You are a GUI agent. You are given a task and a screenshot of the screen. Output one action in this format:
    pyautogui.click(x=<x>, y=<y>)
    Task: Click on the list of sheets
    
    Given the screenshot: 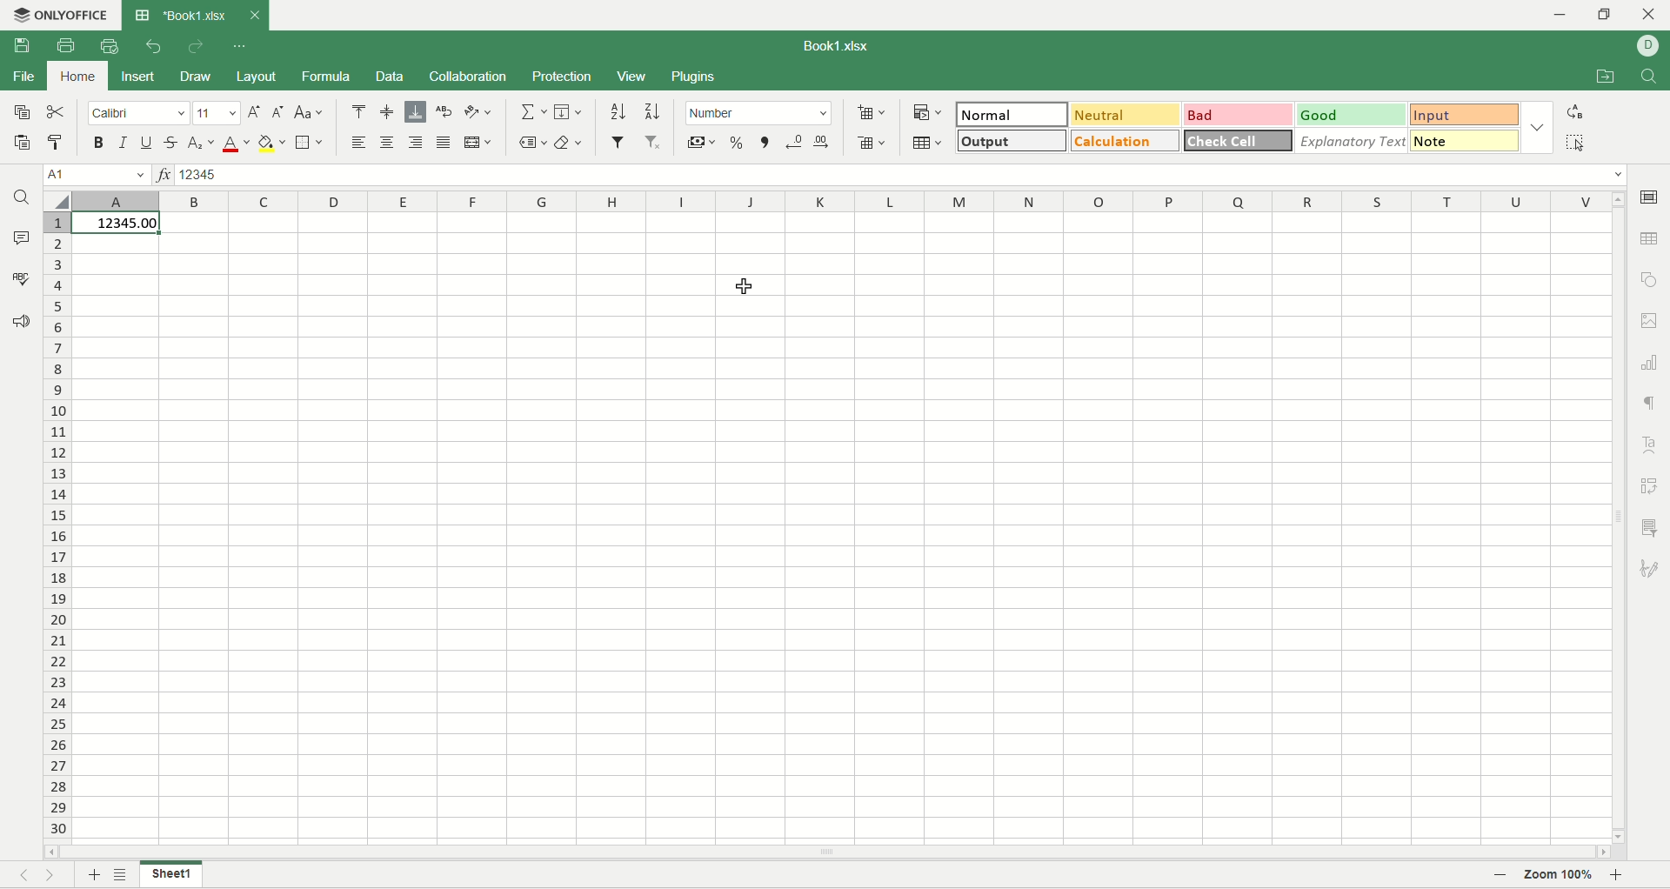 What is the action you would take?
    pyautogui.click(x=124, y=874)
    